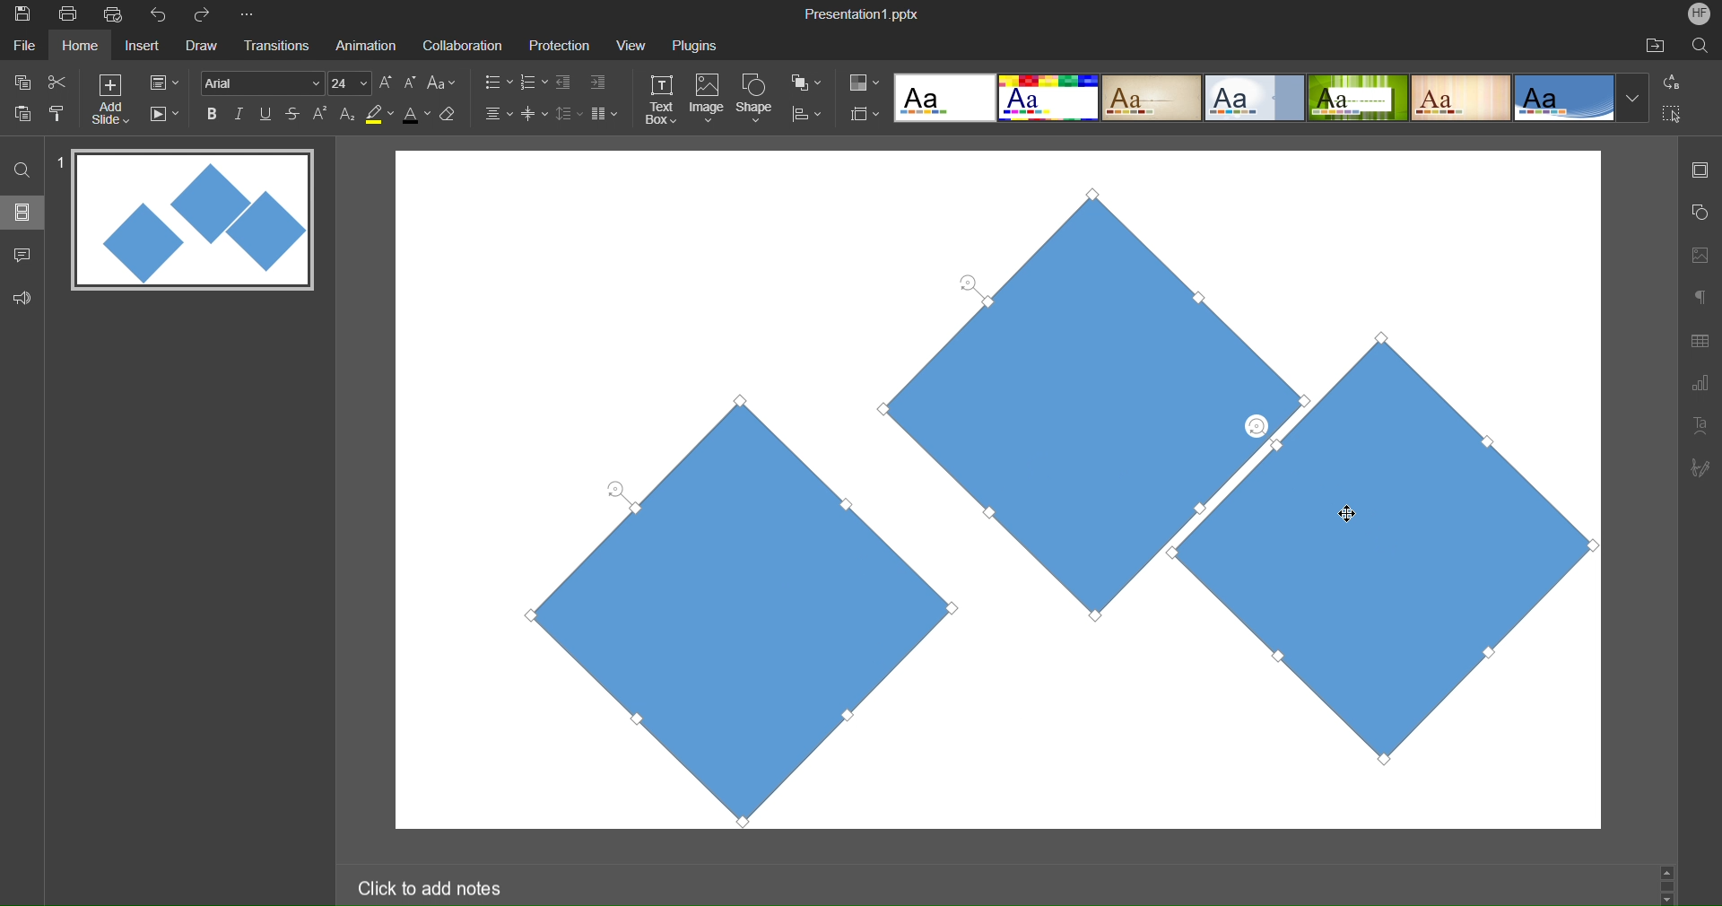 The image size is (1722, 906). I want to click on Font Size, so click(350, 83).